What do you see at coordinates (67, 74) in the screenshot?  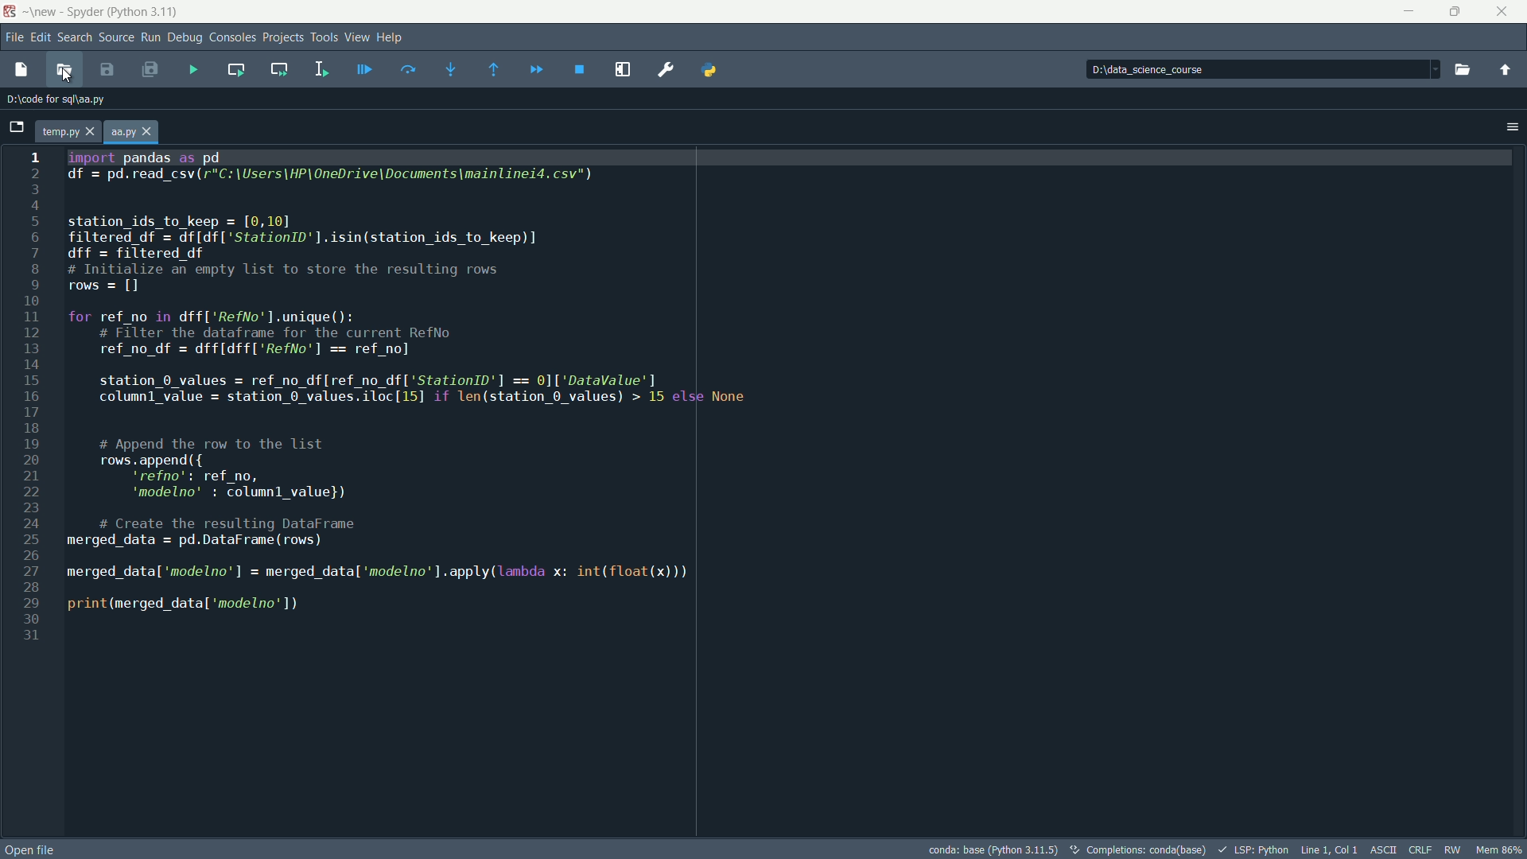 I see `Cursor` at bounding box center [67, 74].